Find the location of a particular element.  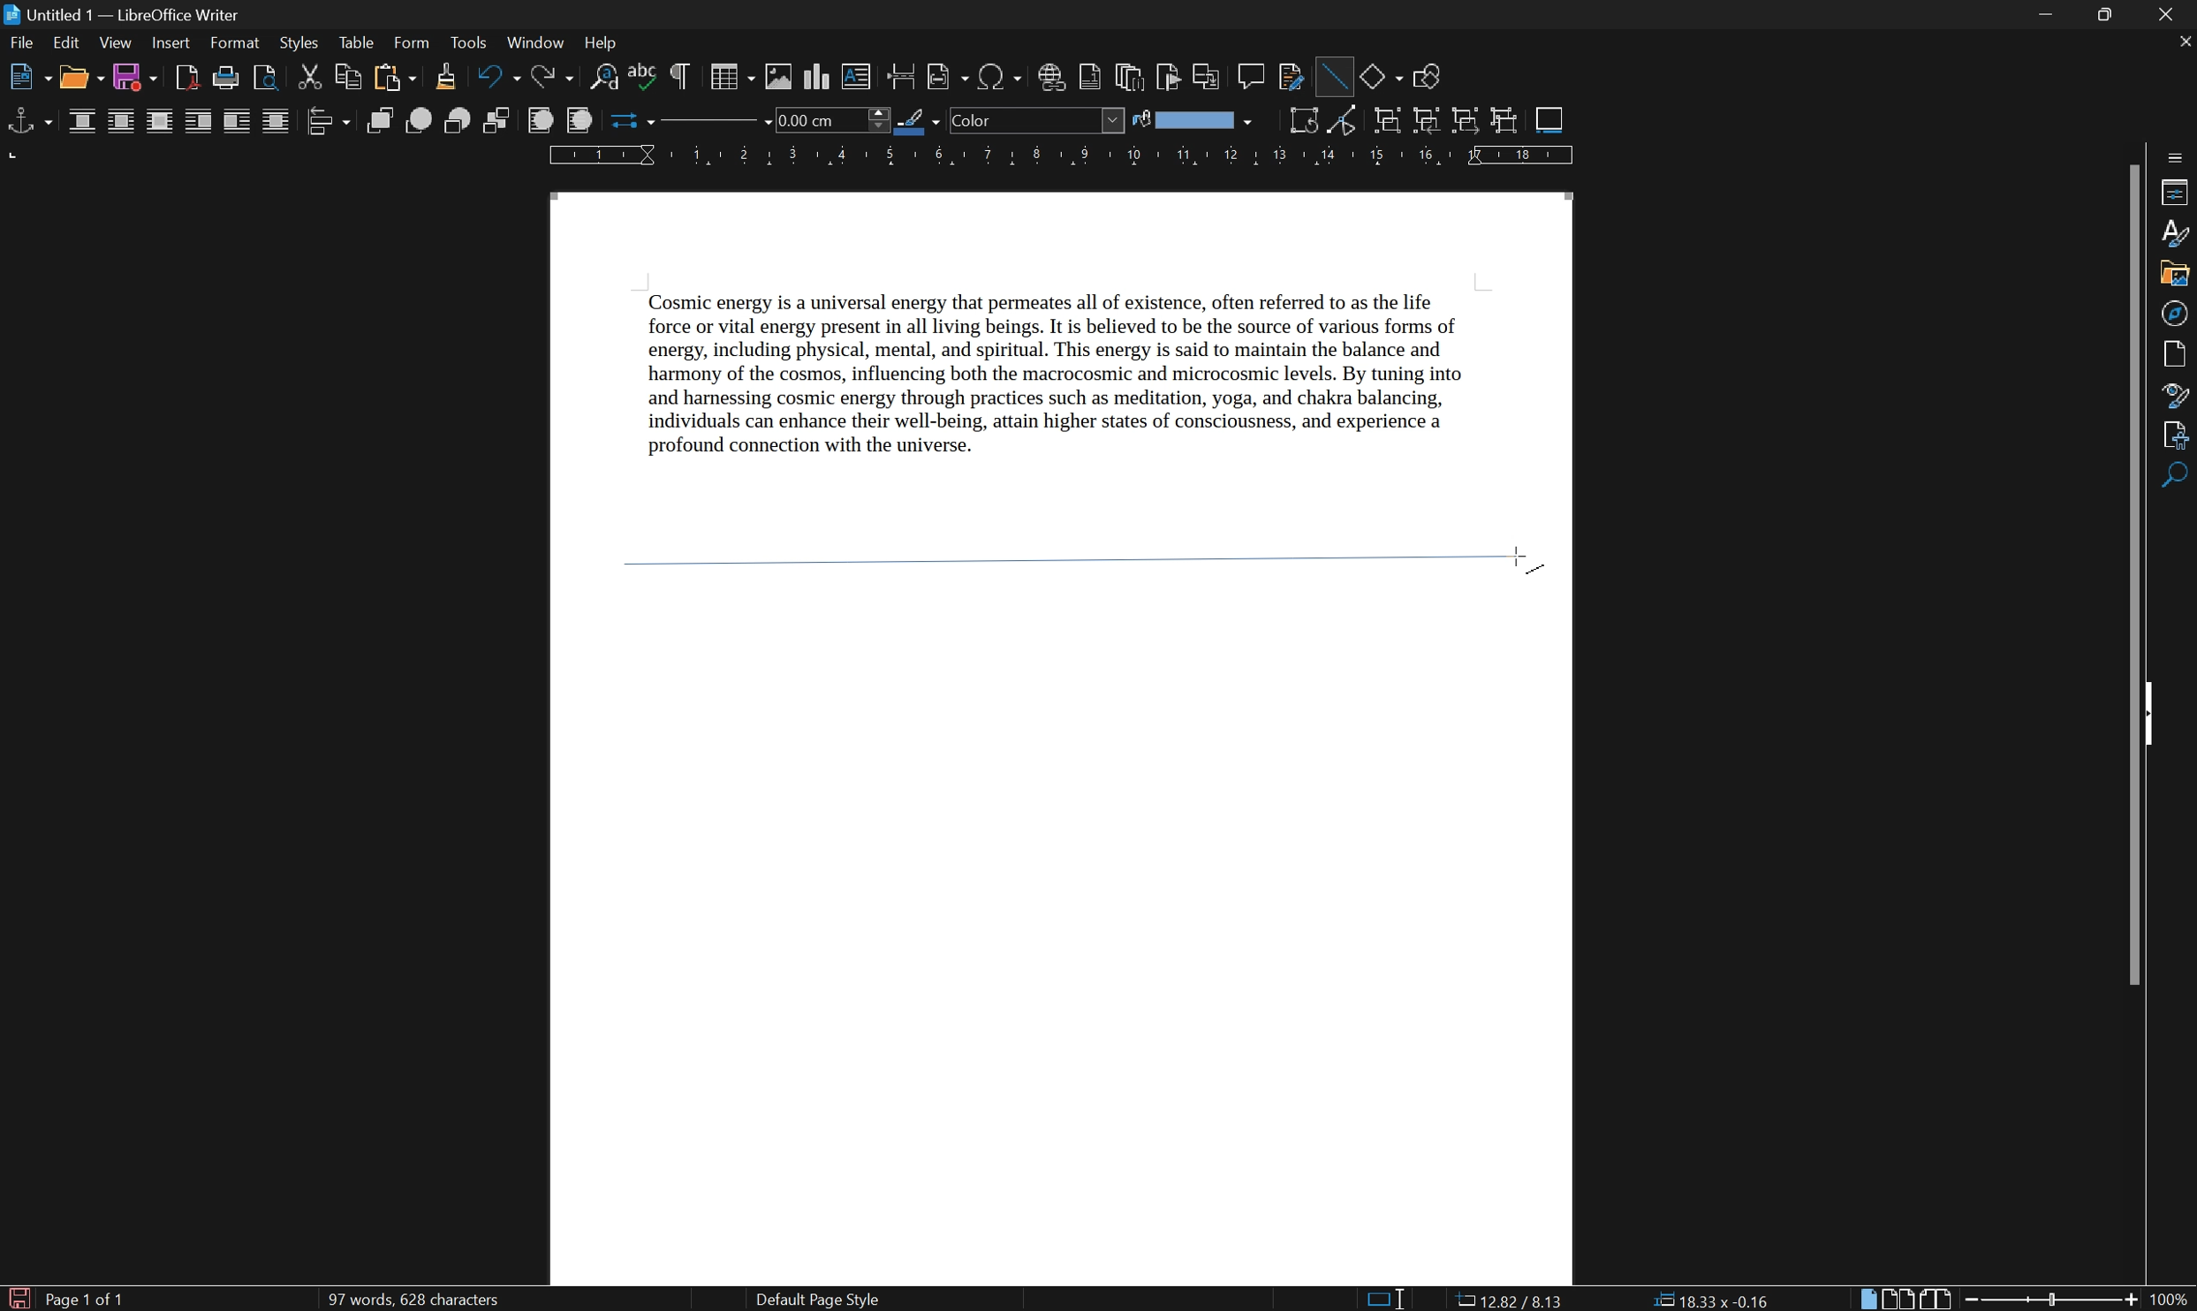

scroll bar is located at coordinates (2137, 572).